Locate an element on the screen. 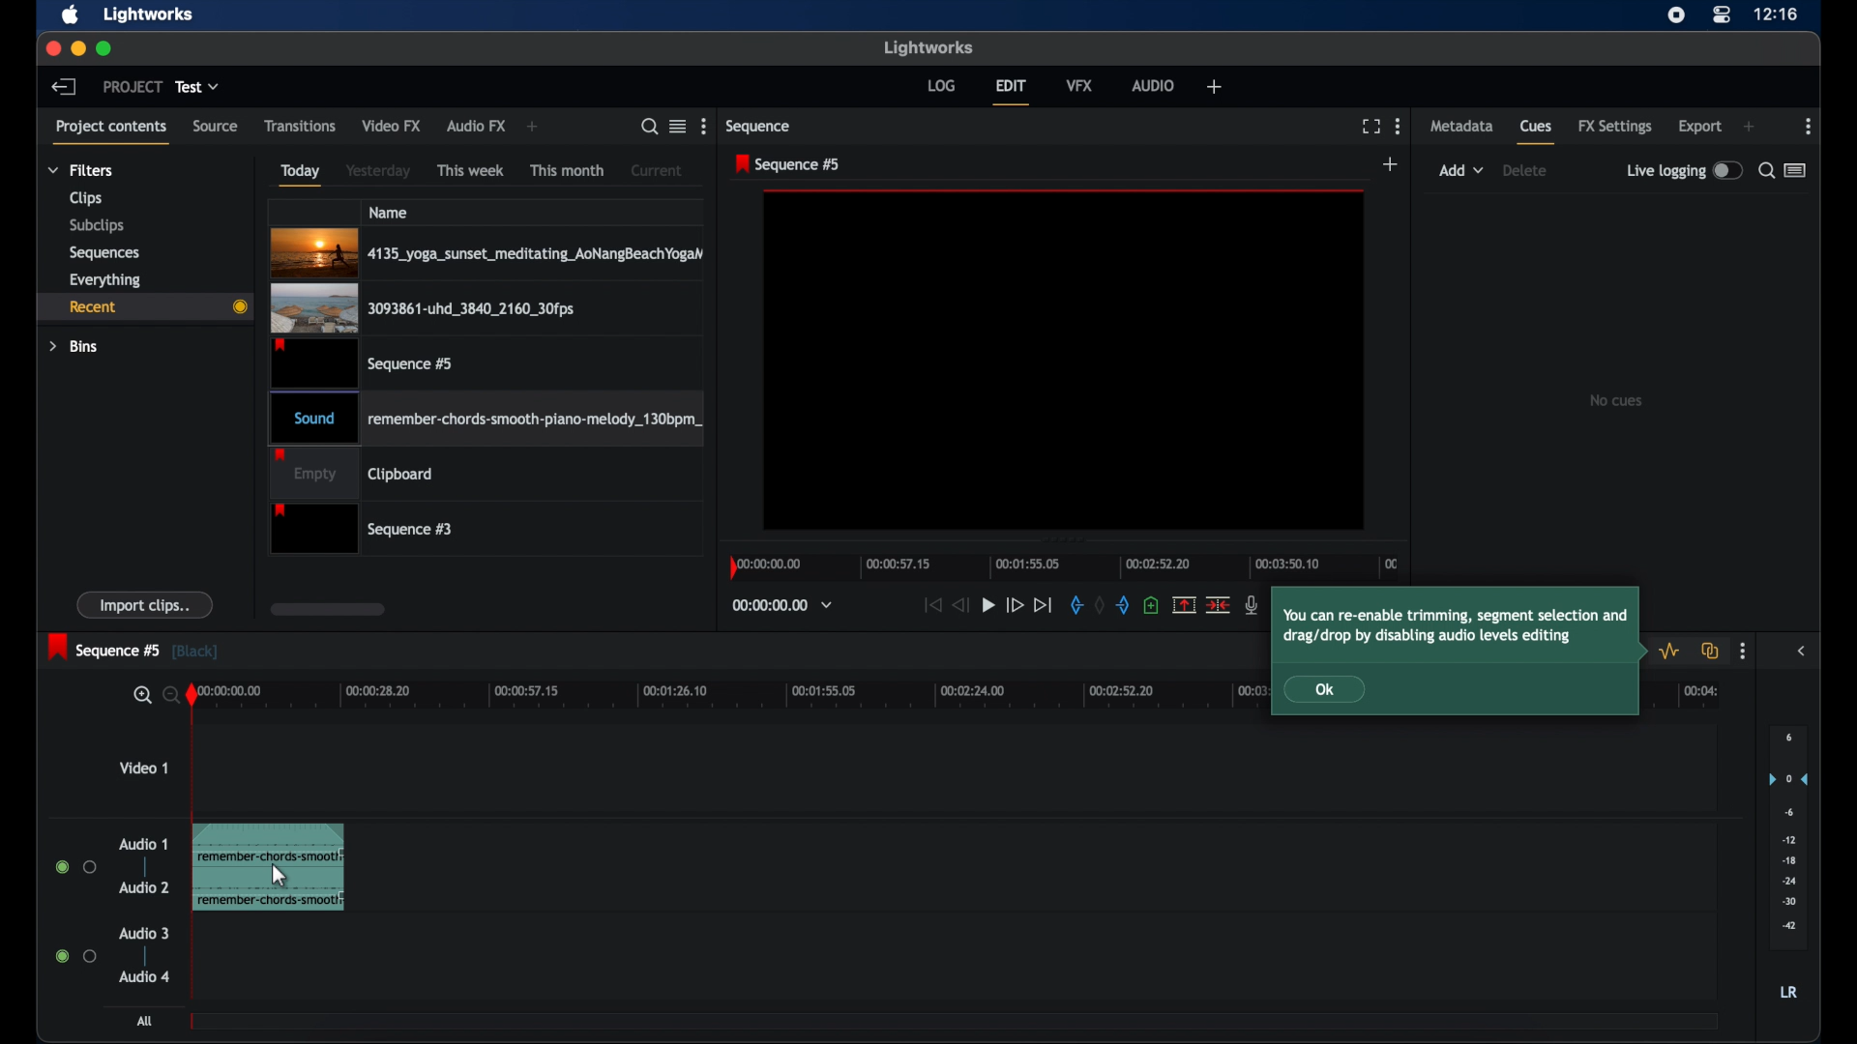 This screenshot has width=1857, height=1044. in mark is located at coordinates (1074, 606).